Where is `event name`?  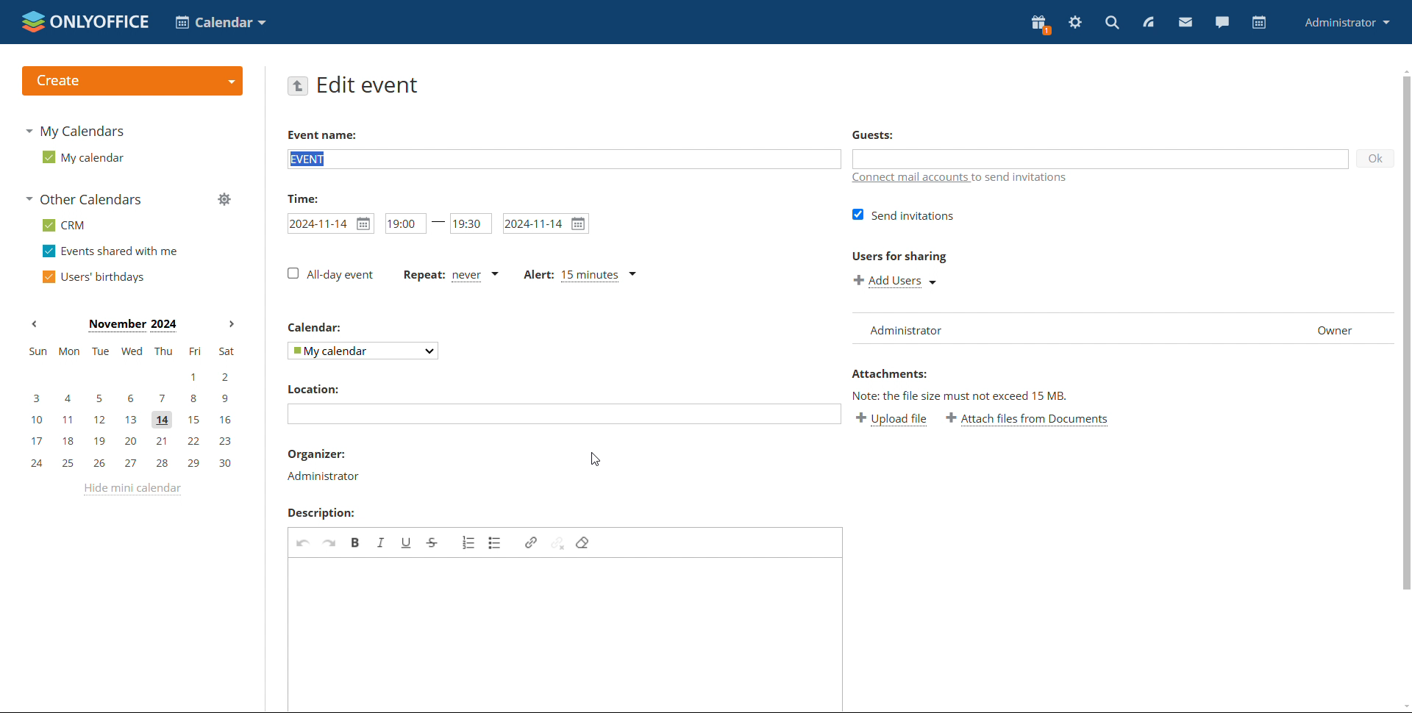 event name is located at coordinates (324, 134).